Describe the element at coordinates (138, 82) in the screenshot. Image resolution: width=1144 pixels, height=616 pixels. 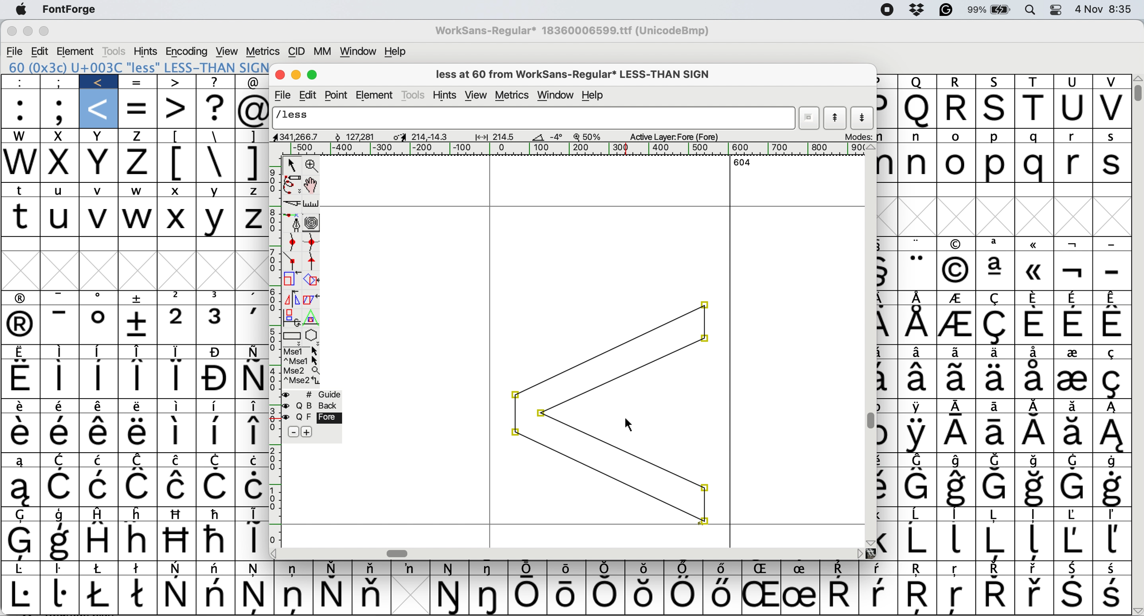
I see `=` at that location.